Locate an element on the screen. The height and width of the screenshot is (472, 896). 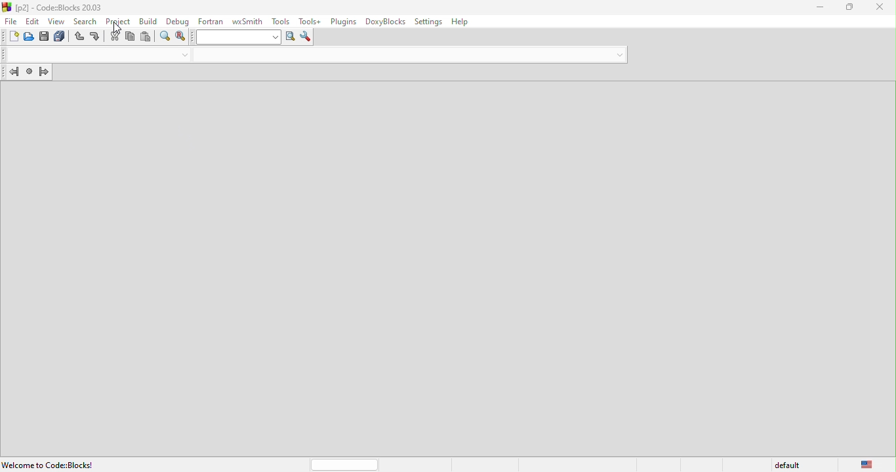
save is located at coordinates (45, 37).